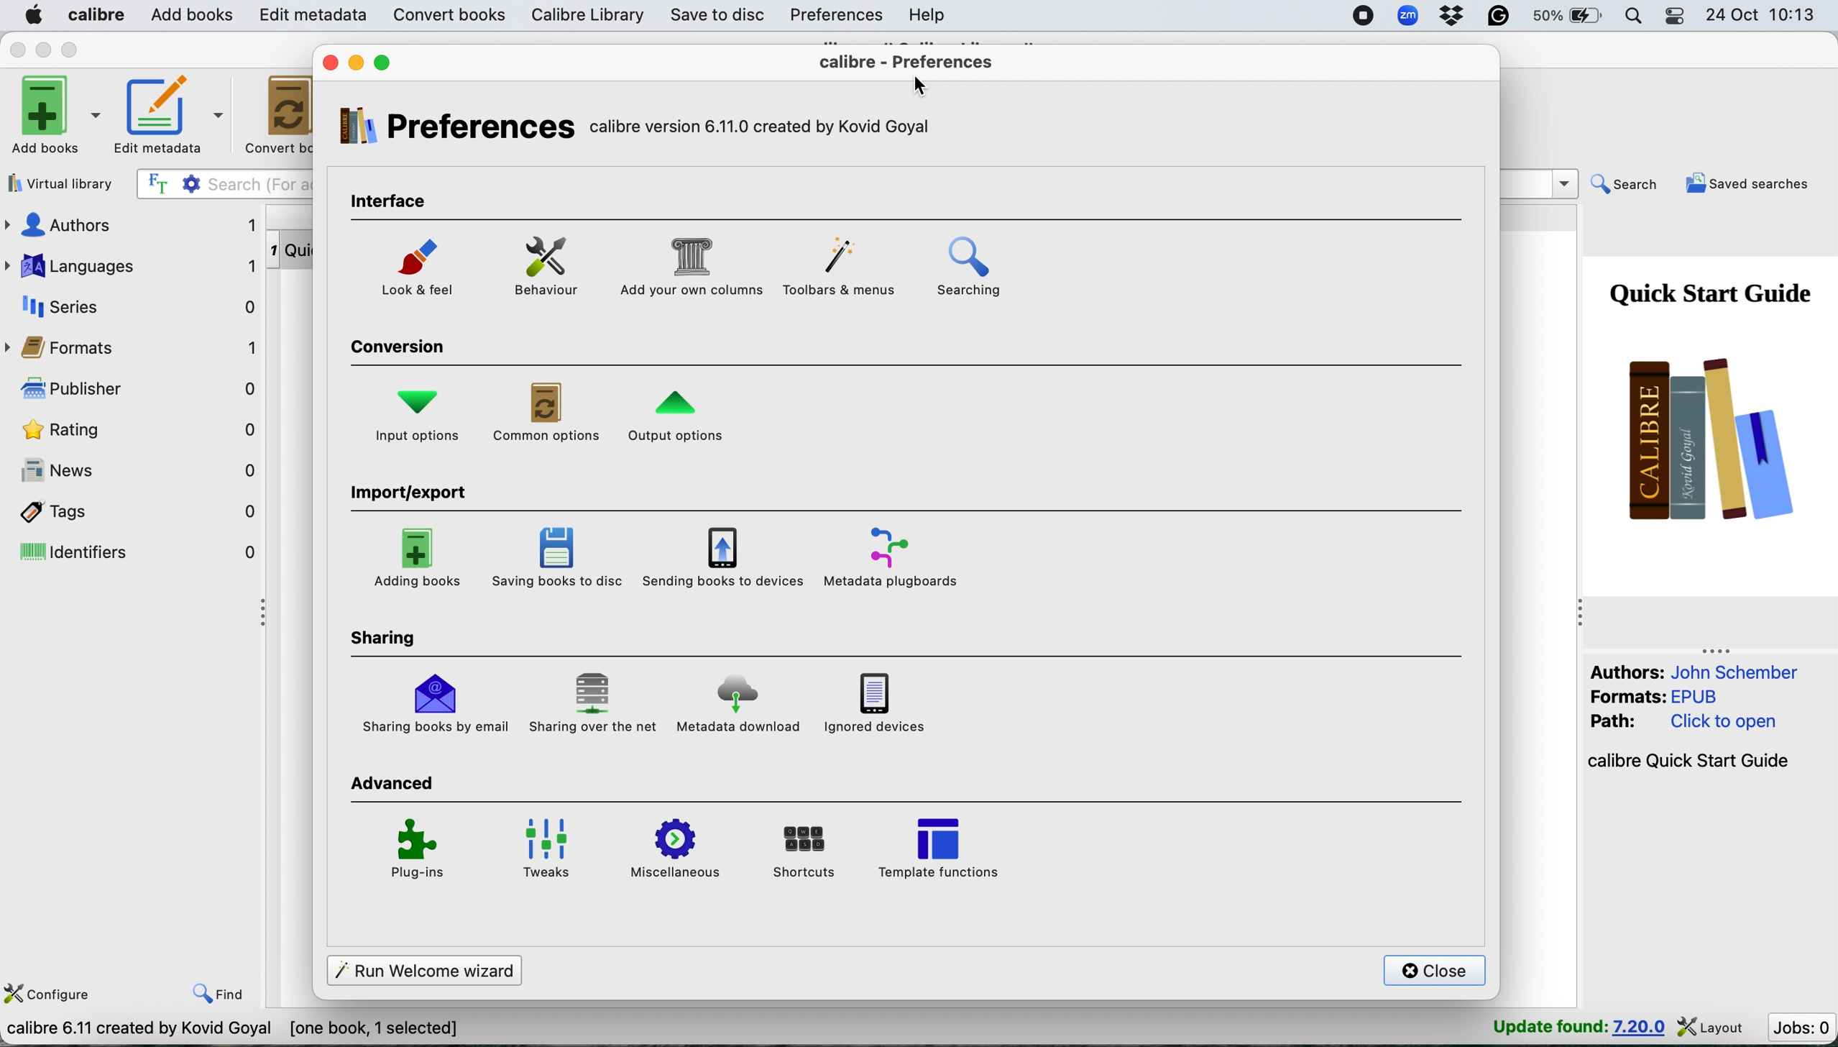 The width and height of the screenshot is (1838, 1047). I want to click on tweaks, so click(537, 849).